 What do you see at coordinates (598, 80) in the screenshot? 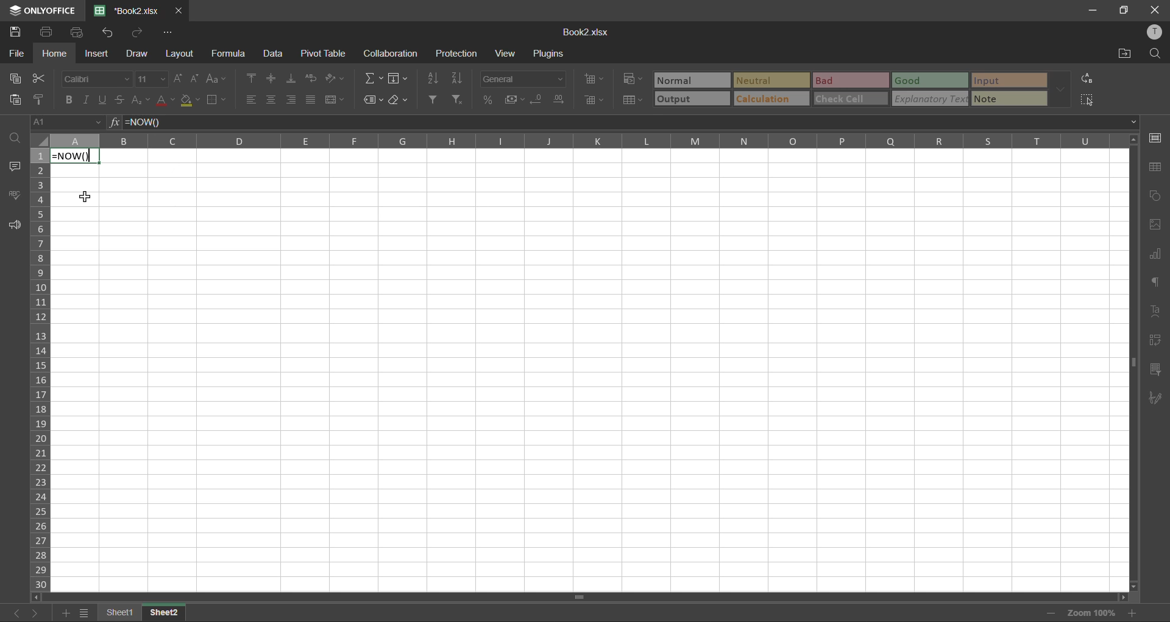
I see `insert cells` at bounding box center [598, 80].